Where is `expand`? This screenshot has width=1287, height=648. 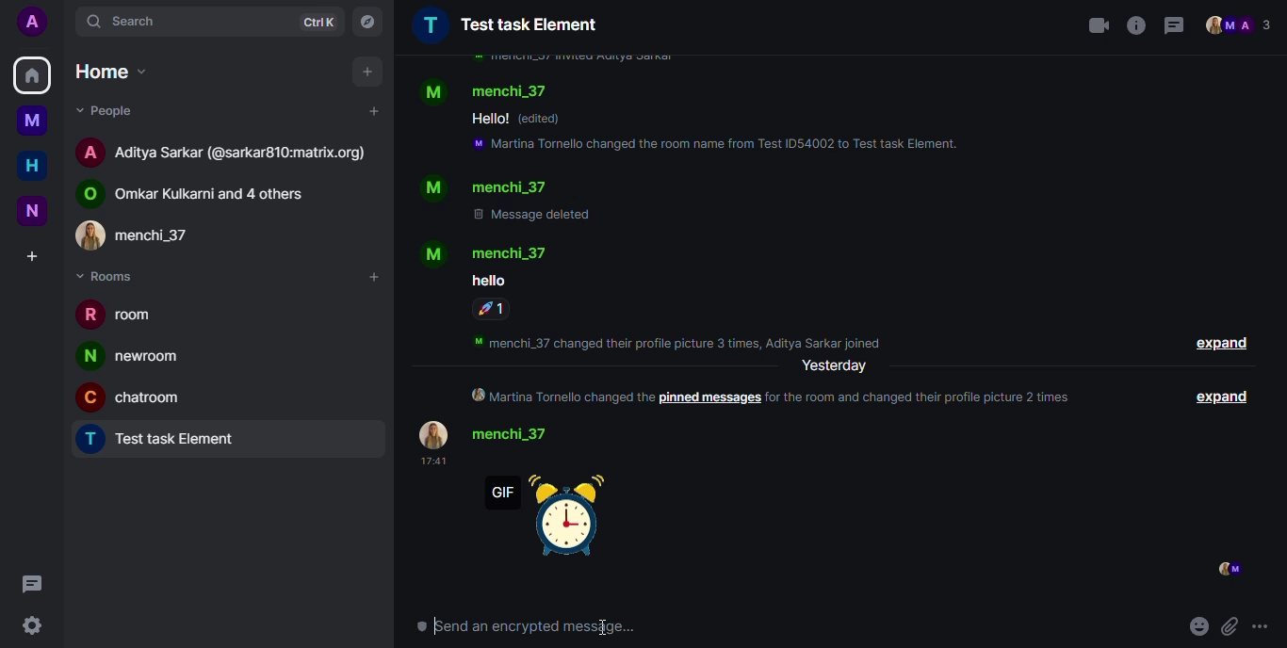
expand is located at coordinates (1221, 345).